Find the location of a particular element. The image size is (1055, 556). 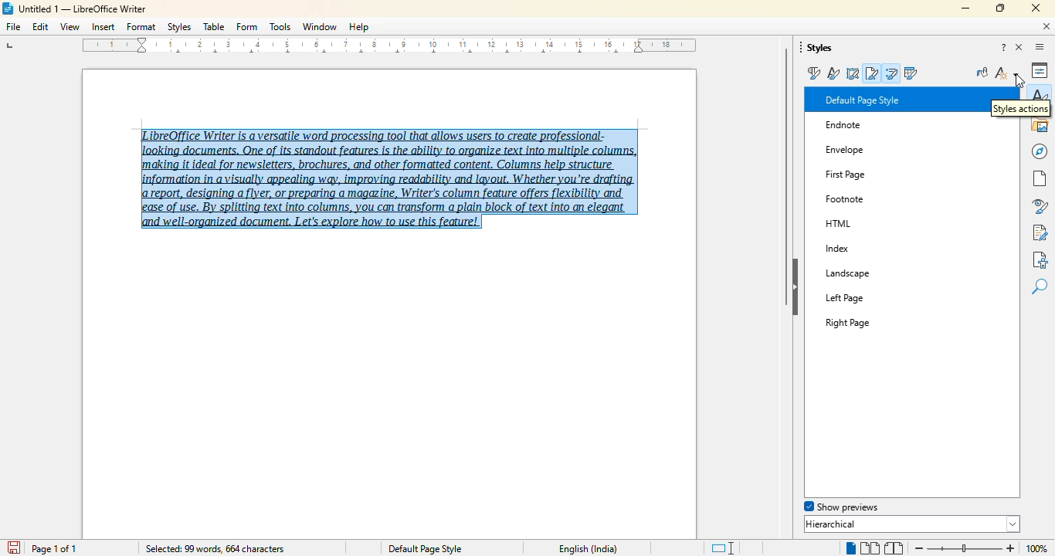

Change zoom level is located at coordinates (965, 546).